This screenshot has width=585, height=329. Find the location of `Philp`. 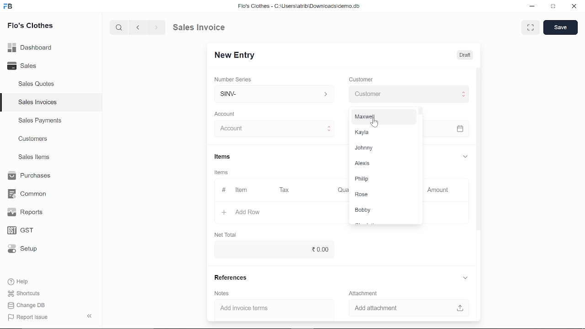

Philp is located at coordinates (378, 179).